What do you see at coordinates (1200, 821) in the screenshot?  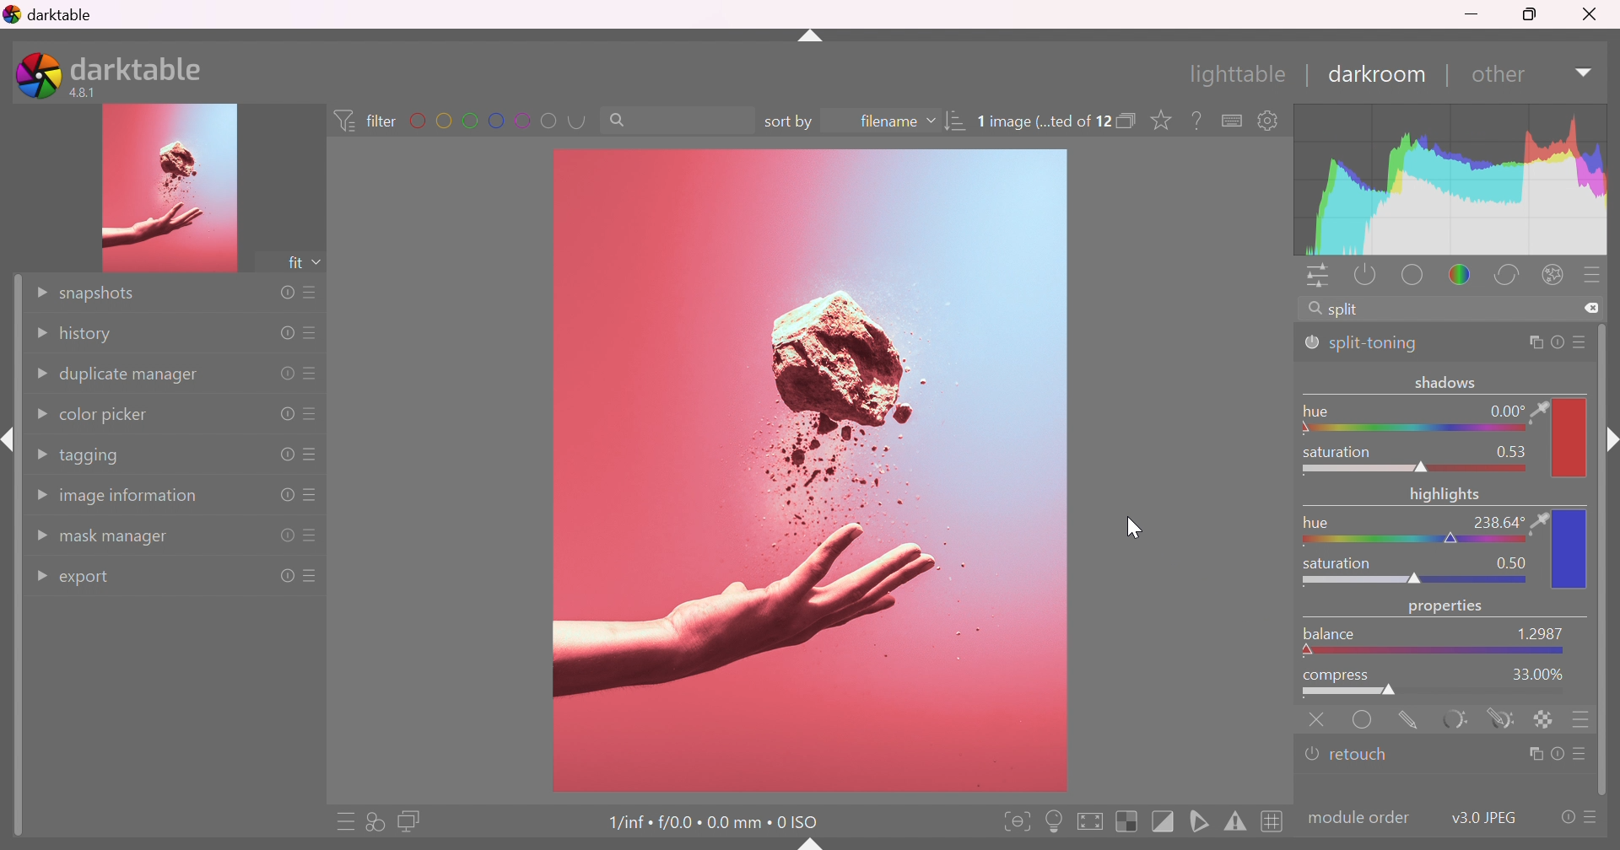 I see `toggle softproofing` at bounding box center [1200, 821].